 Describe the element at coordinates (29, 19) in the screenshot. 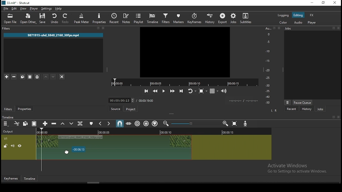

I see `open other` at that location.